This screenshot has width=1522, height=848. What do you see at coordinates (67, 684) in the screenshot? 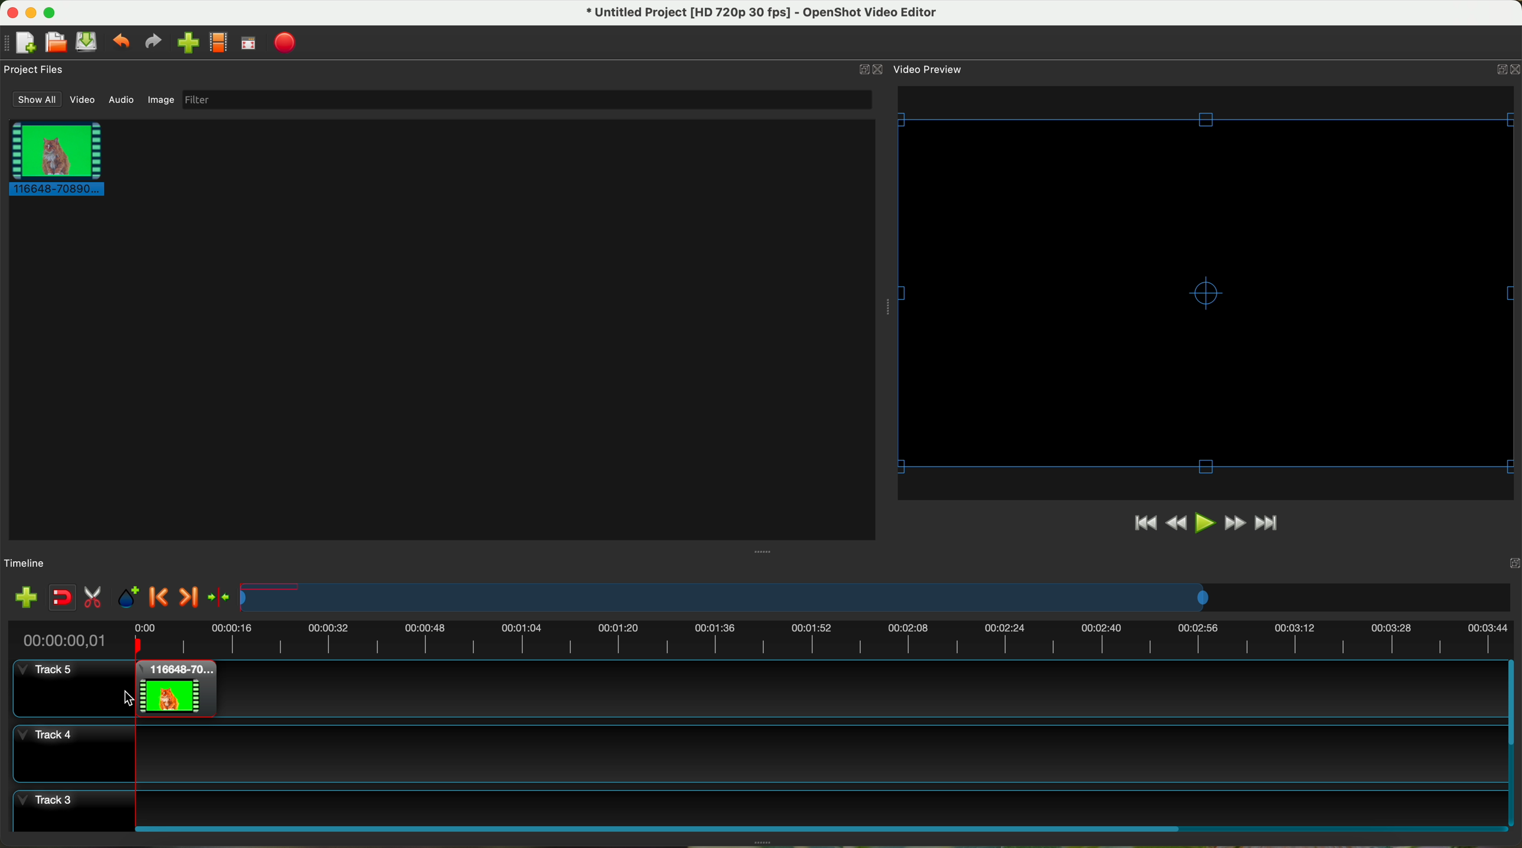
I see `track 5` at bounding box center [67, 684].